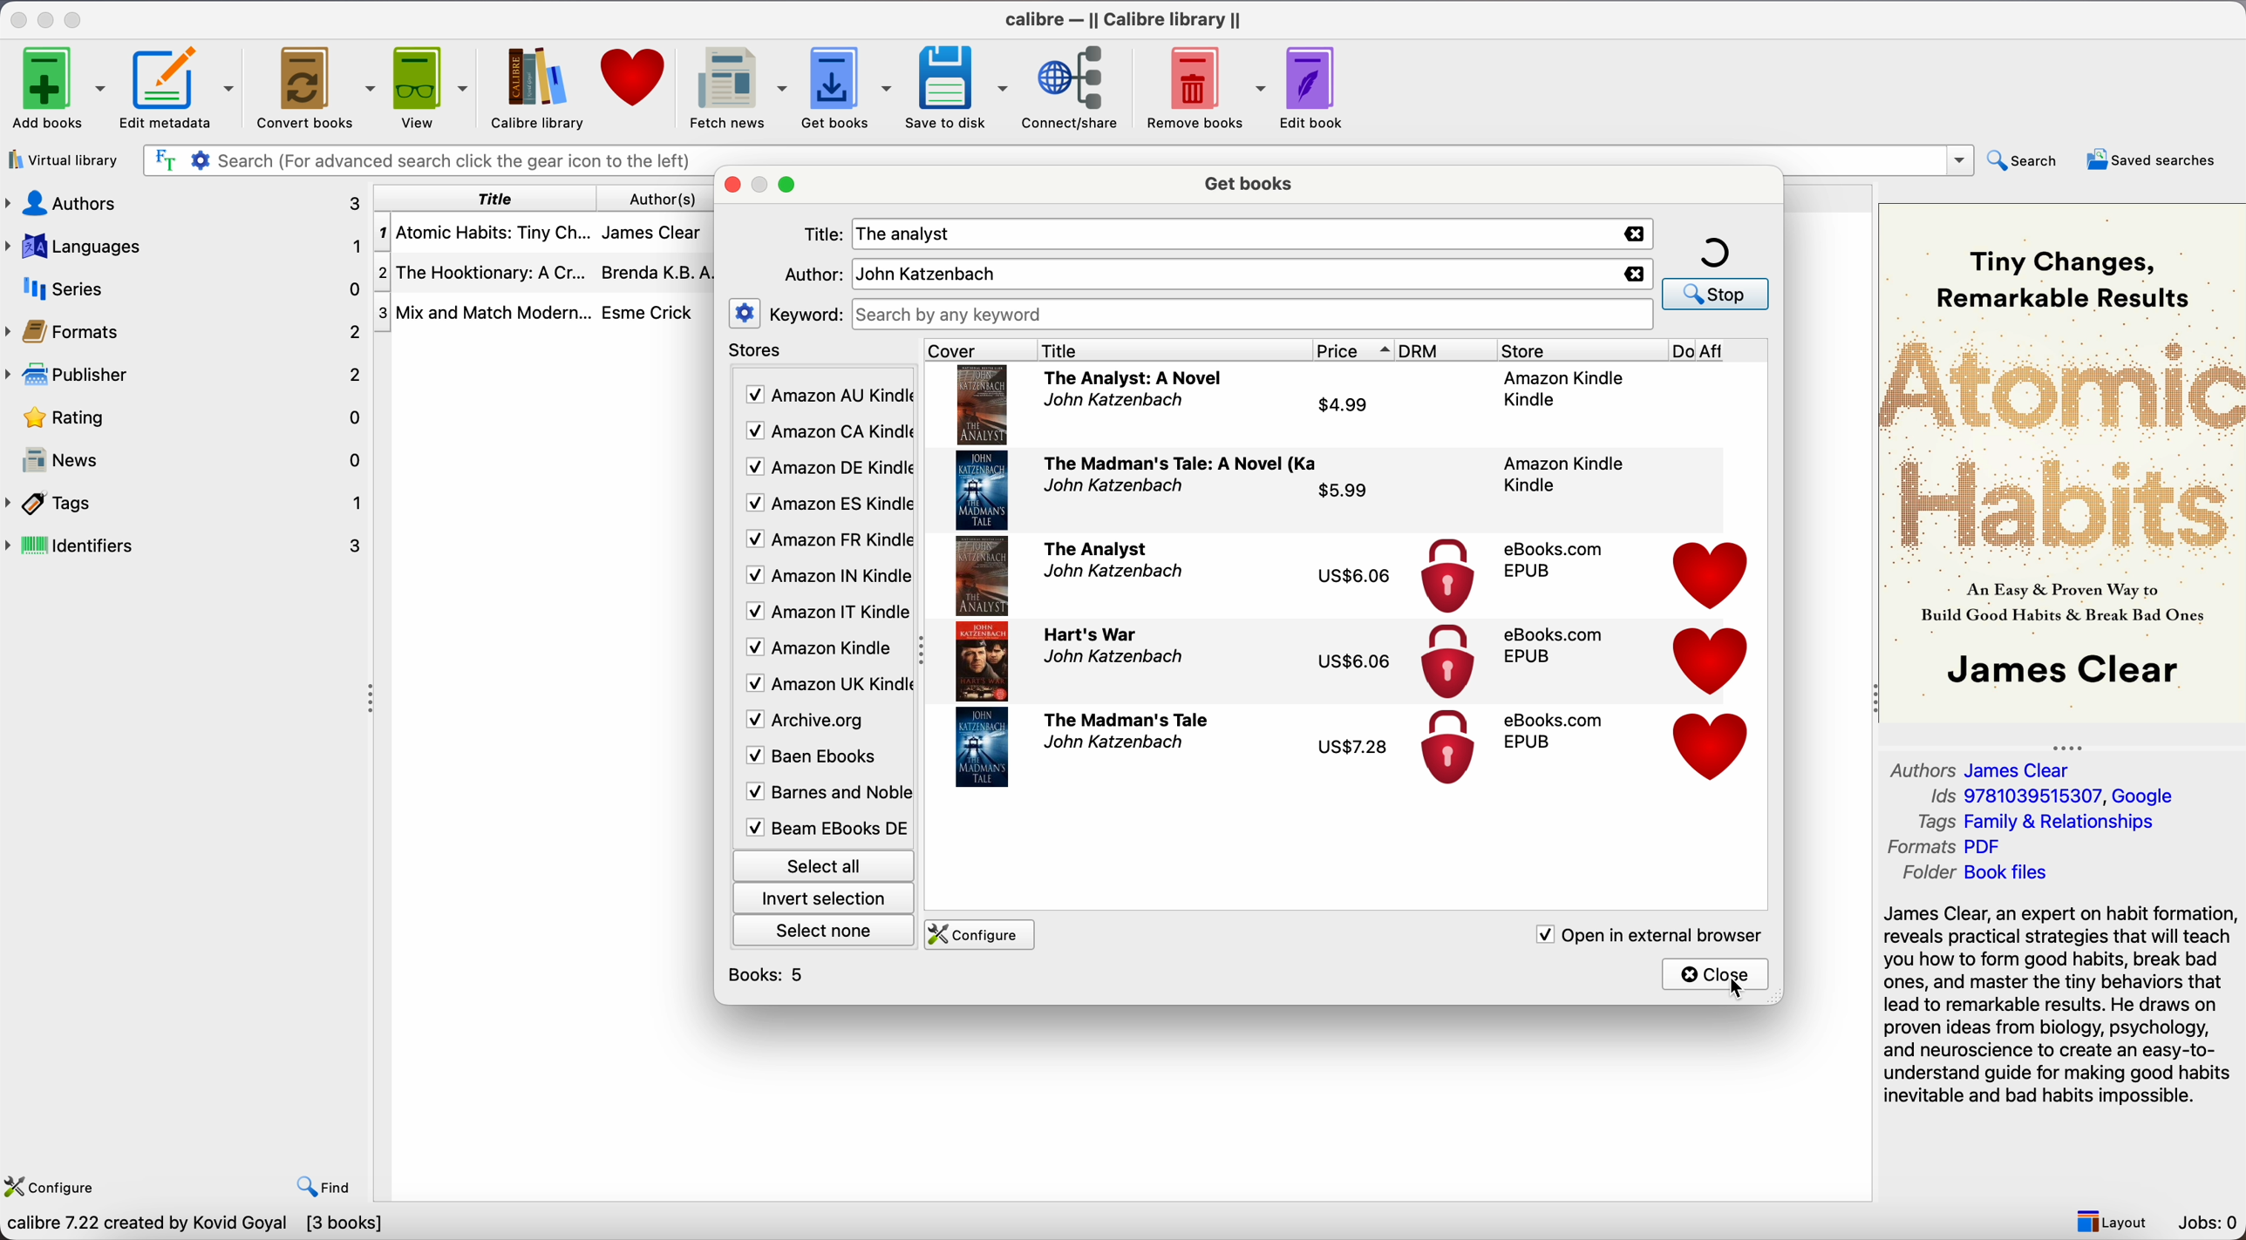  Describe the element at coordinates (1181, 462) in the screenshot. I see `The Madman's Tale: A Novel (ka` at that location.